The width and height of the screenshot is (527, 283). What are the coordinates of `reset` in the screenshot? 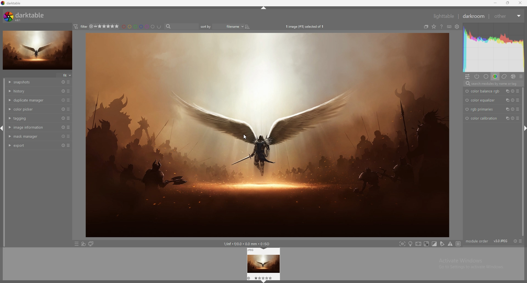 It's located at (512, 109).